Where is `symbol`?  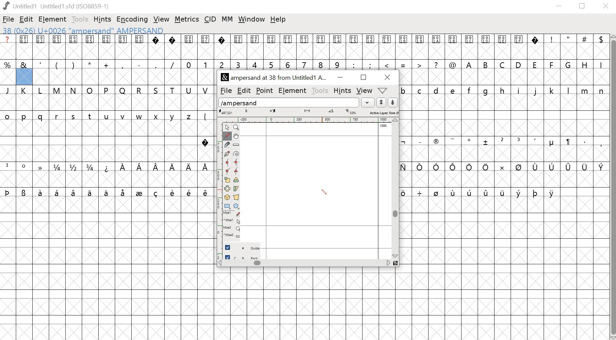 symbol is located at coordinates (106, 192).